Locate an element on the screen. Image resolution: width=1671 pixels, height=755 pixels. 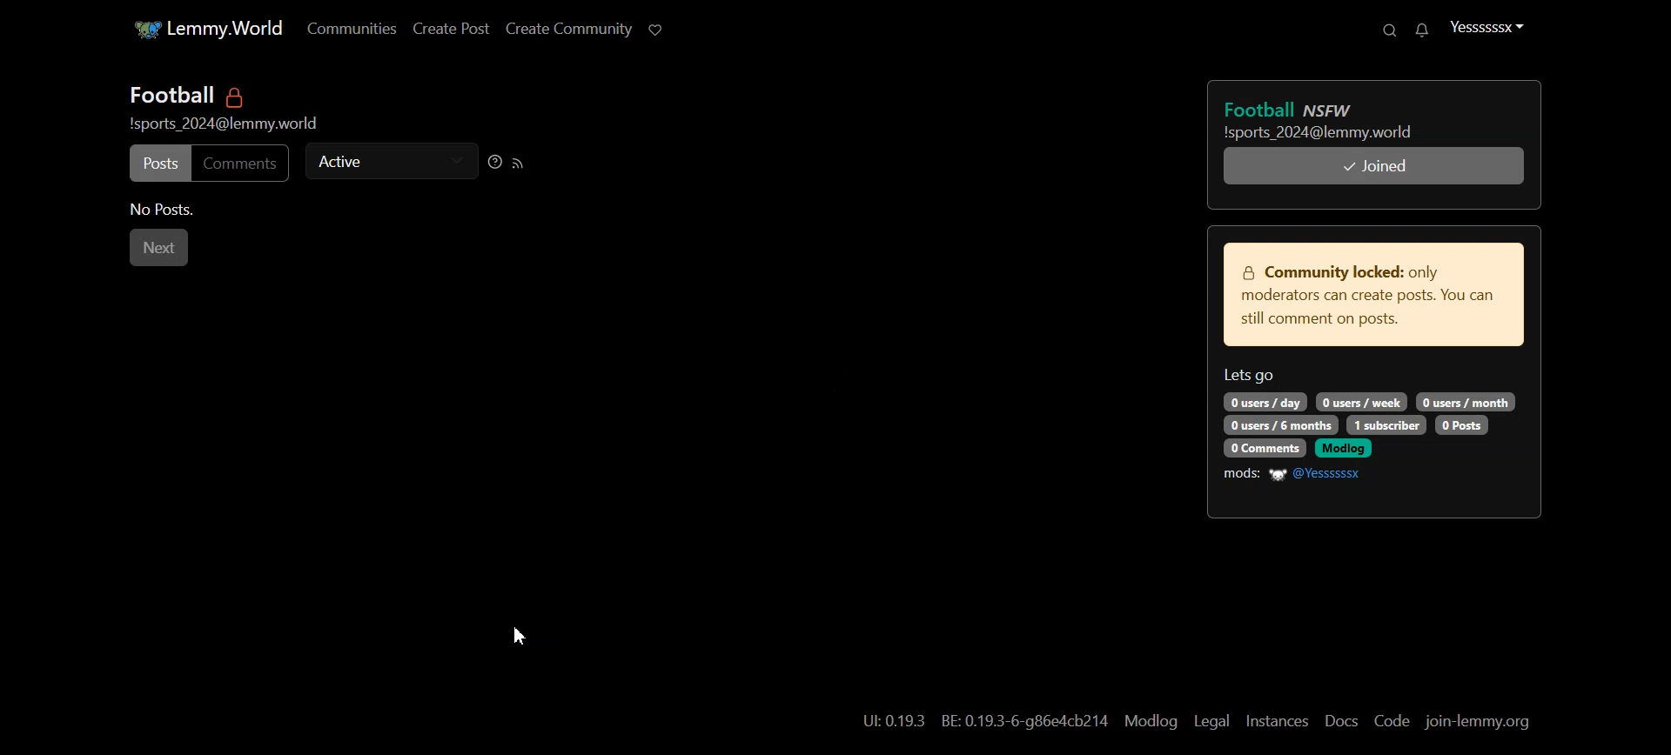
text is located at coordinates (1265, 448).